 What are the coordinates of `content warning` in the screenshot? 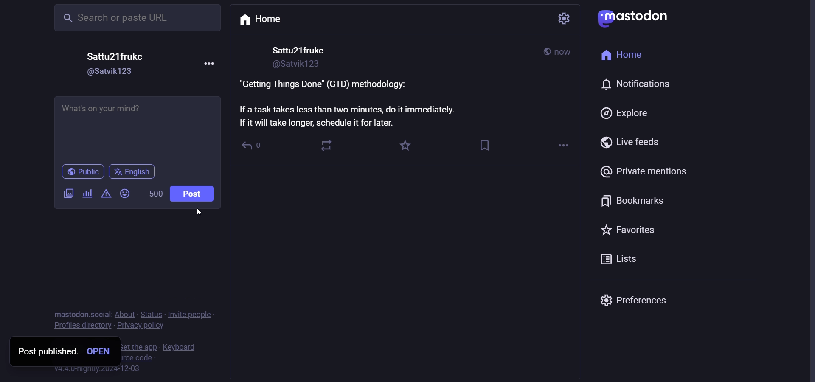 It's located at (106, 194).